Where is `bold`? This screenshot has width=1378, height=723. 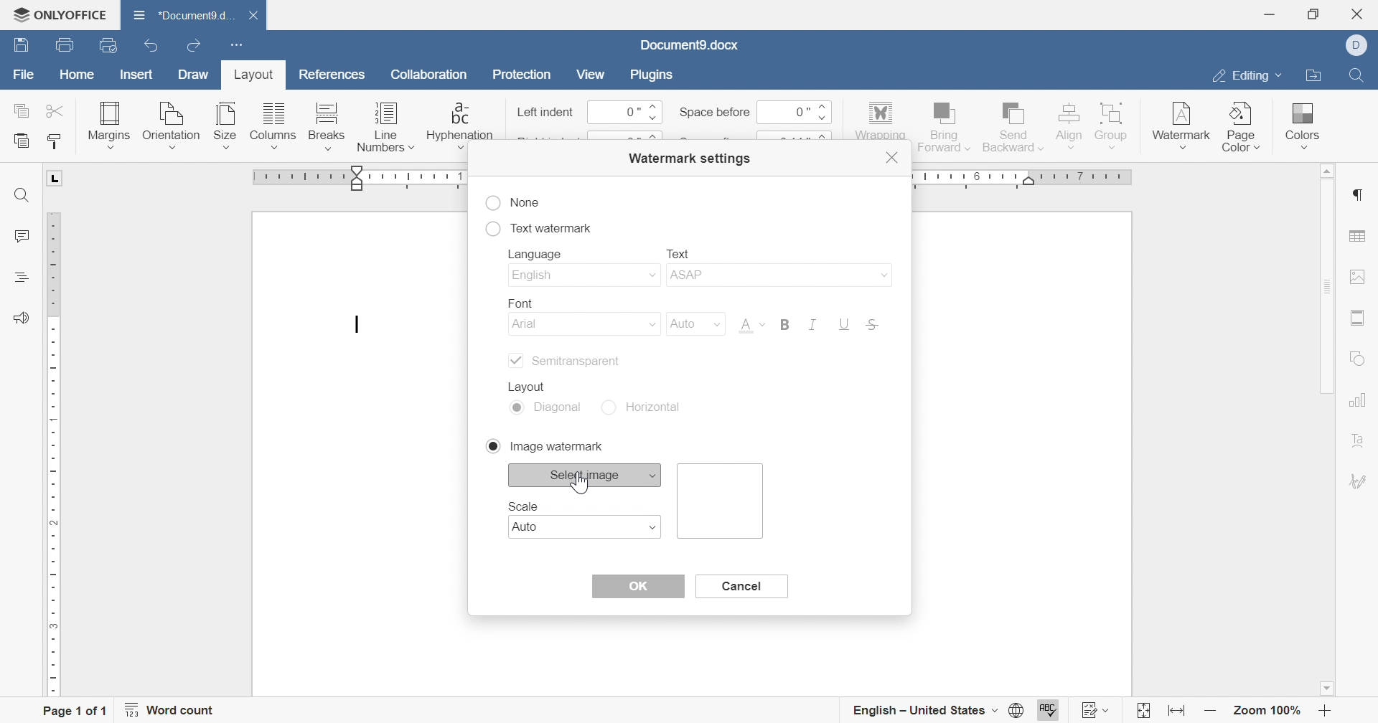 bold is located at coordinates (784, 323).